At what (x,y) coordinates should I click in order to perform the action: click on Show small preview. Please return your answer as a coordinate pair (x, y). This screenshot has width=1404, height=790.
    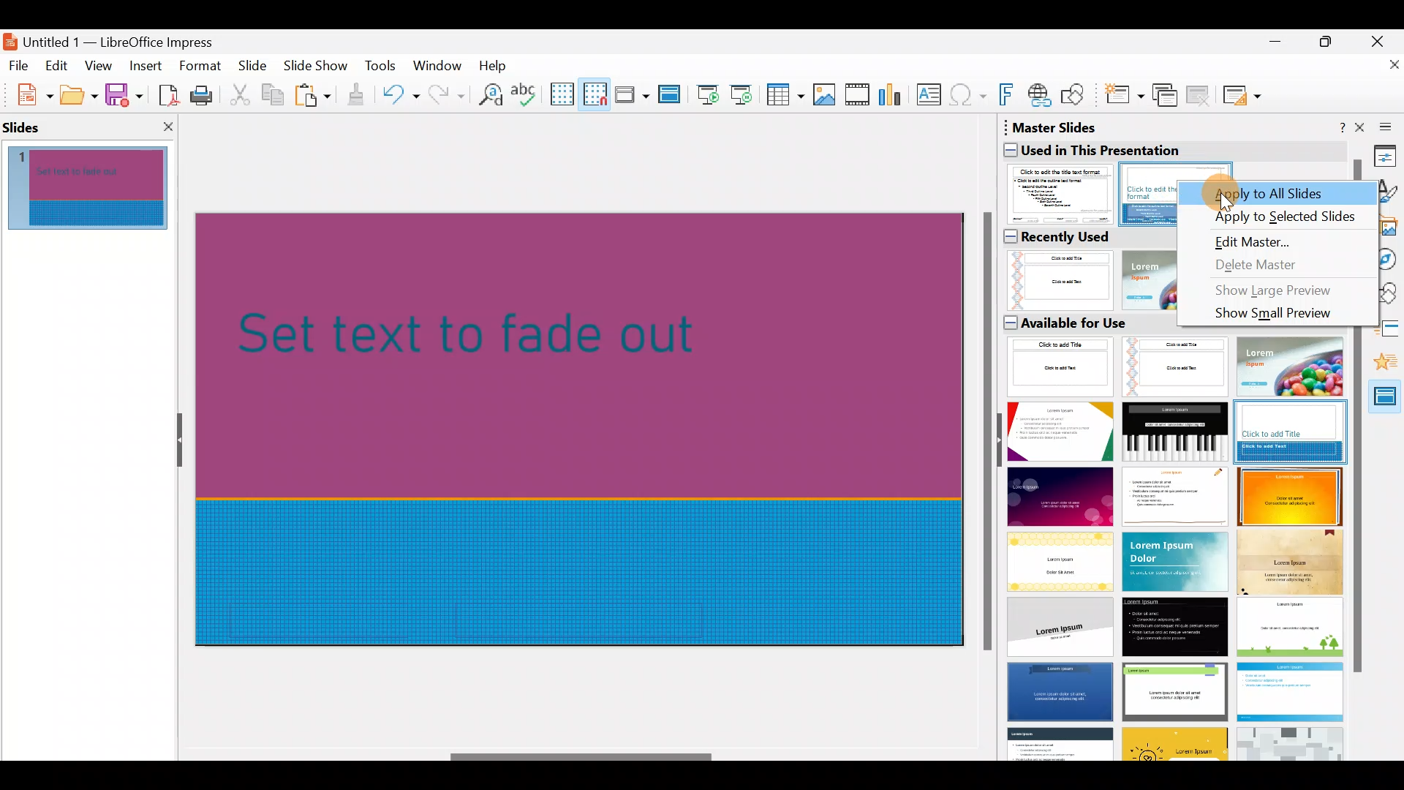
    Looking at the image, I should click on (1264, 317).